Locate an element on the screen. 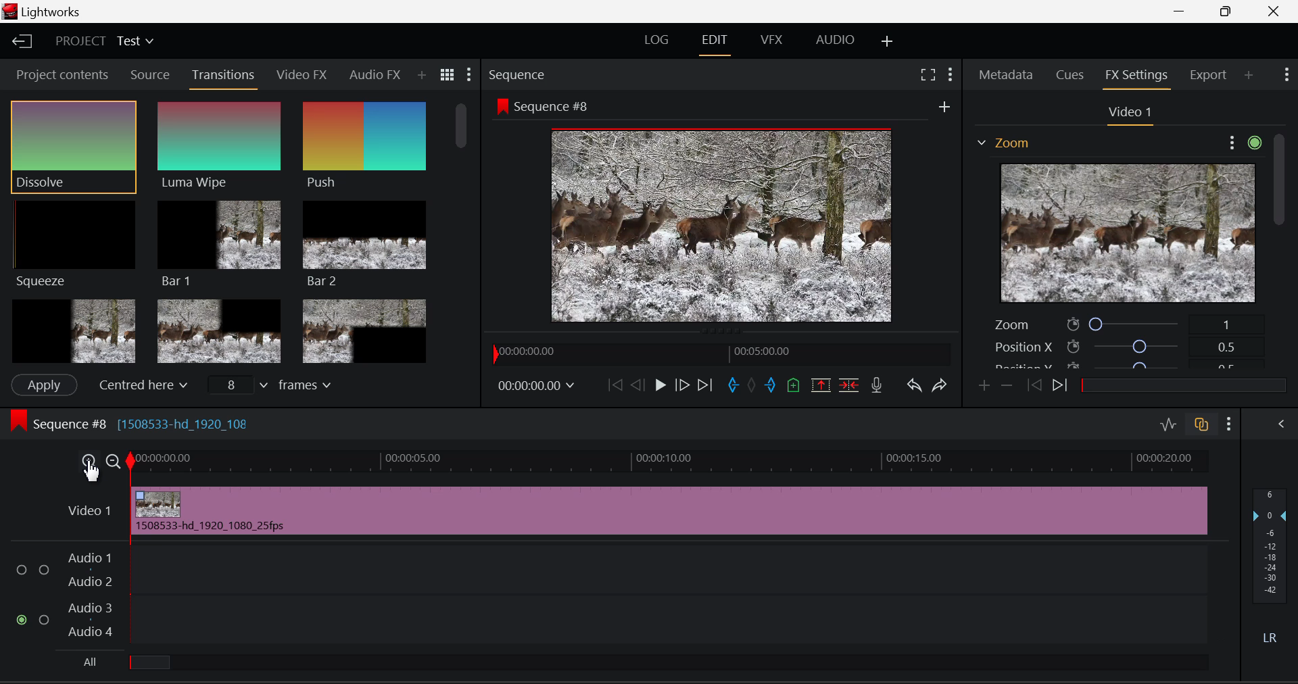  Remove marked section is located at coordinates (820, 383).